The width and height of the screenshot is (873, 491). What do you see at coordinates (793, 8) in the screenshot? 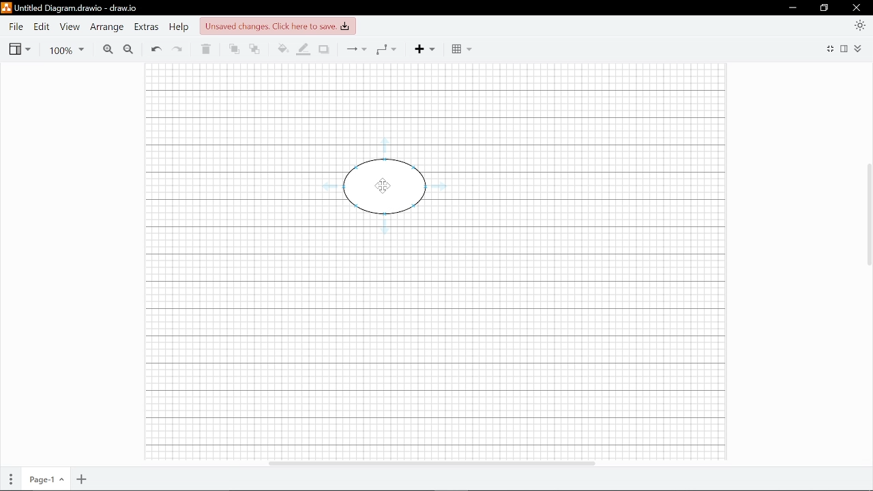
I see `Minimize` at bounding box center [793, 8].